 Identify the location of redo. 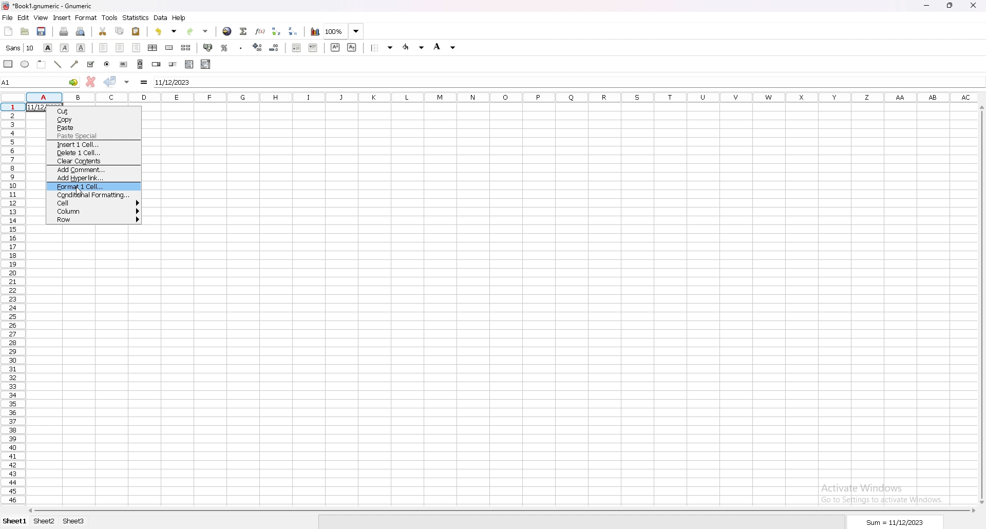
(198, 31).